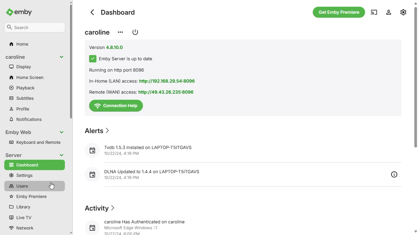  What do you see at coordinates (152, 171) in the screenshot?
I see `DLNA Updated to 1.4.4 on LAPTOP-T5ITGAVS` at bounding box center [152, 171].